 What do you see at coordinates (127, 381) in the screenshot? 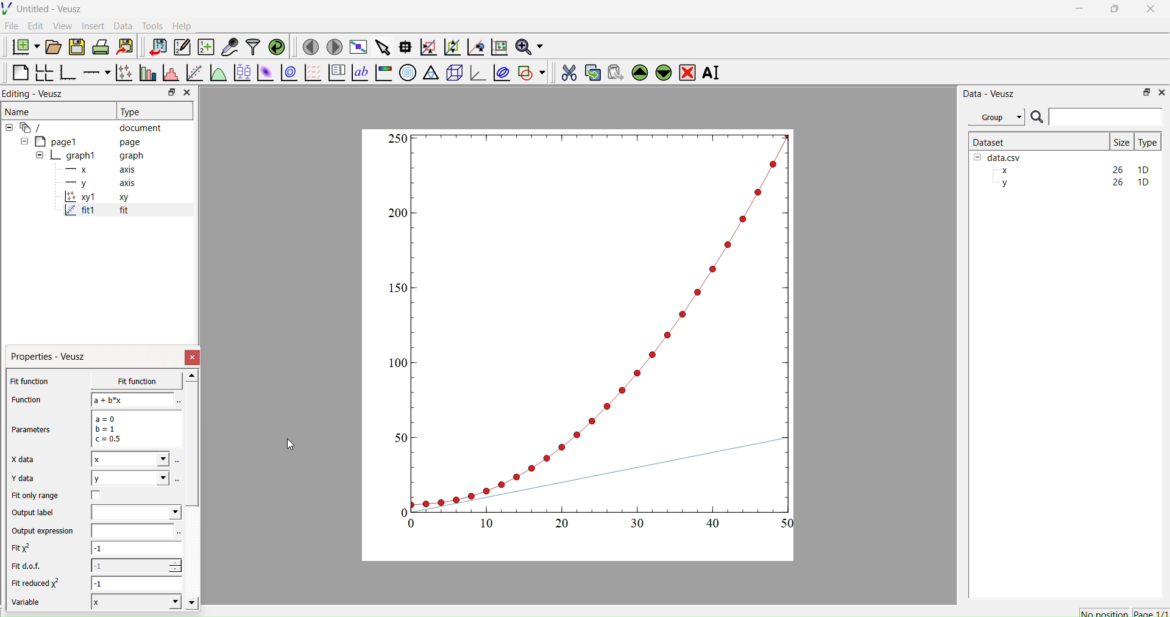
I see `x` at bounding box center [127, 381].